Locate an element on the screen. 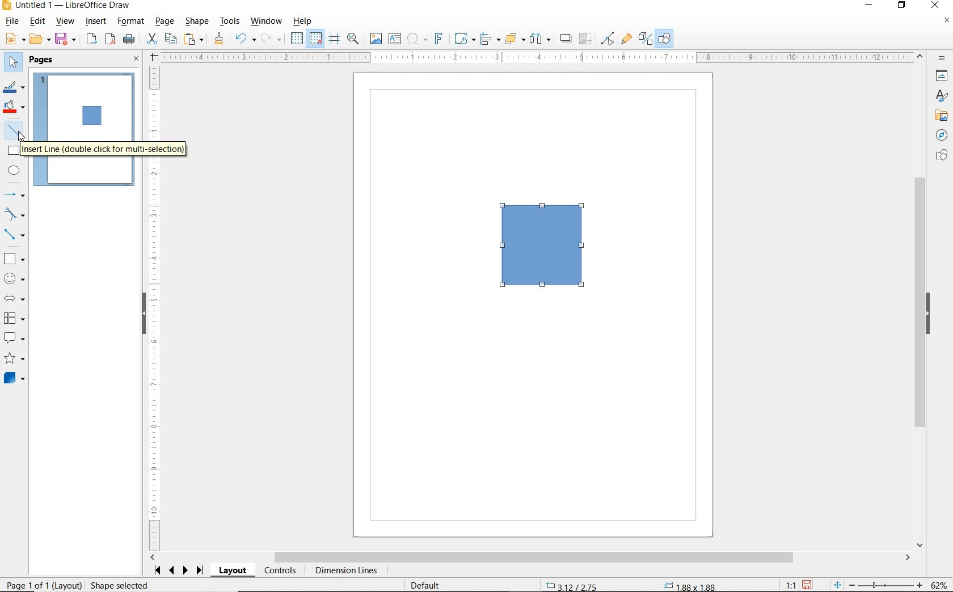 The height and width of the screenshot is (592, 953). INSERT SPECIAL CHARACTERS is located at coordinates (416, 39).